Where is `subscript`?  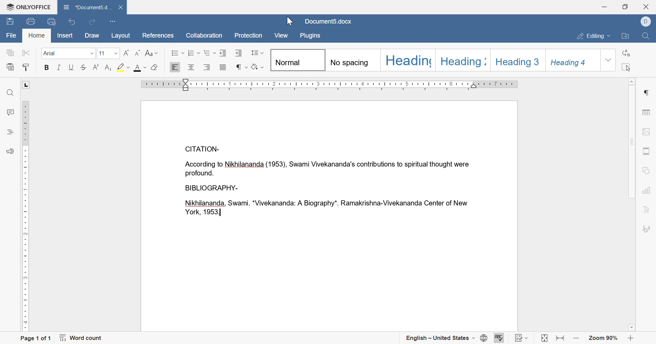
subscript is located at coordinates (108, 68).